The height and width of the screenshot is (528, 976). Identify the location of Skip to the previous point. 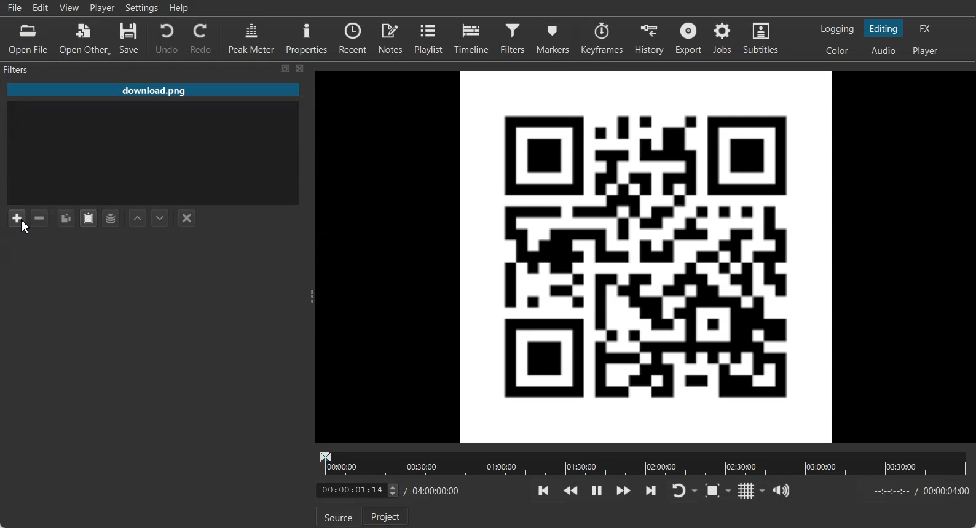
(544, 490).